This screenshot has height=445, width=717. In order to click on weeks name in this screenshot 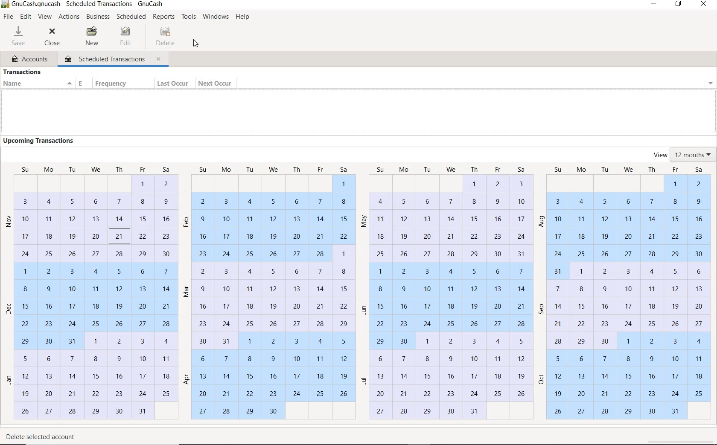, I will do `click(363, 169)`.